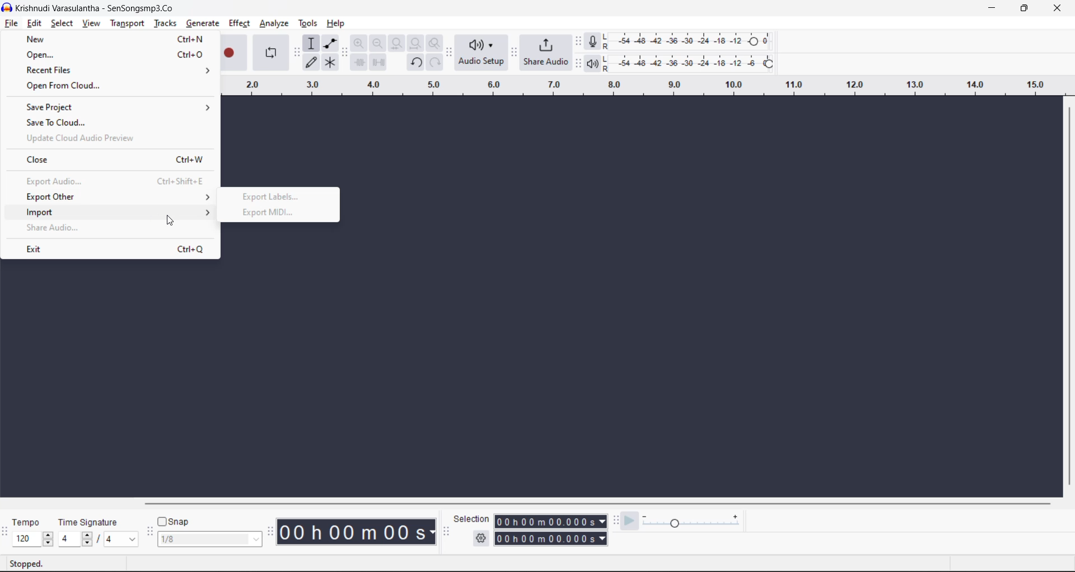 This screenshot has height=572, width=1075. I want to click on beats per measure, so click(98, 538).